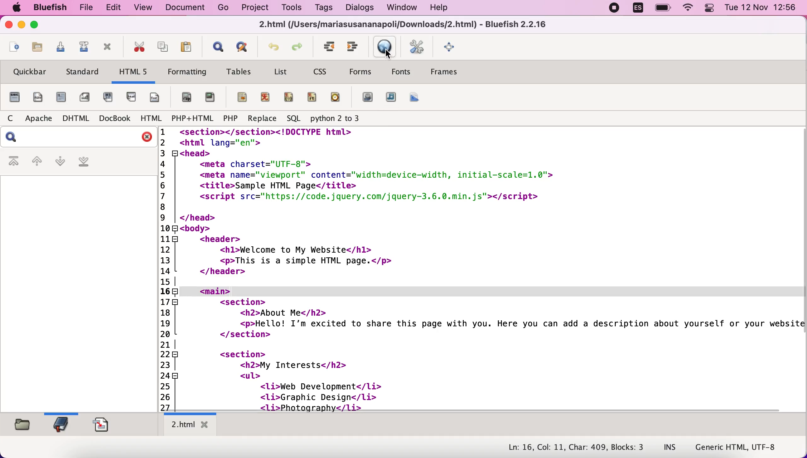 The image size is (807, 458). What do you see at coordinates (293, 118) in the screenshot?
I see `sql` at bounding box center [293, 118].